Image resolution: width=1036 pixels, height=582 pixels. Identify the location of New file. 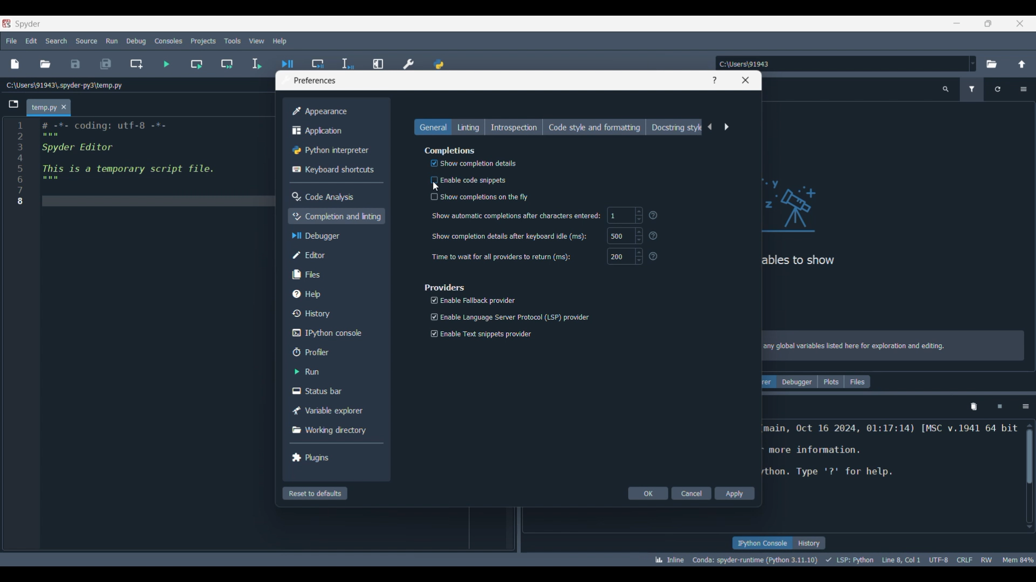
(15, 64).